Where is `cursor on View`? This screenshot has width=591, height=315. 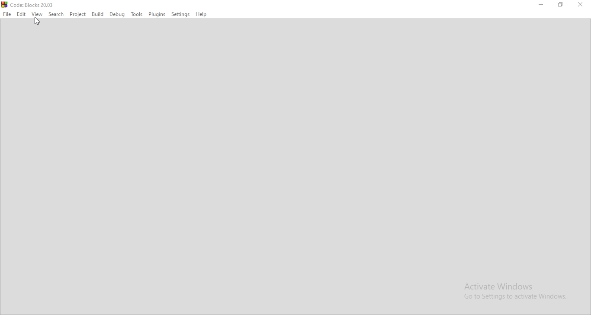 cursor on View is located at coordinates (37, 22).